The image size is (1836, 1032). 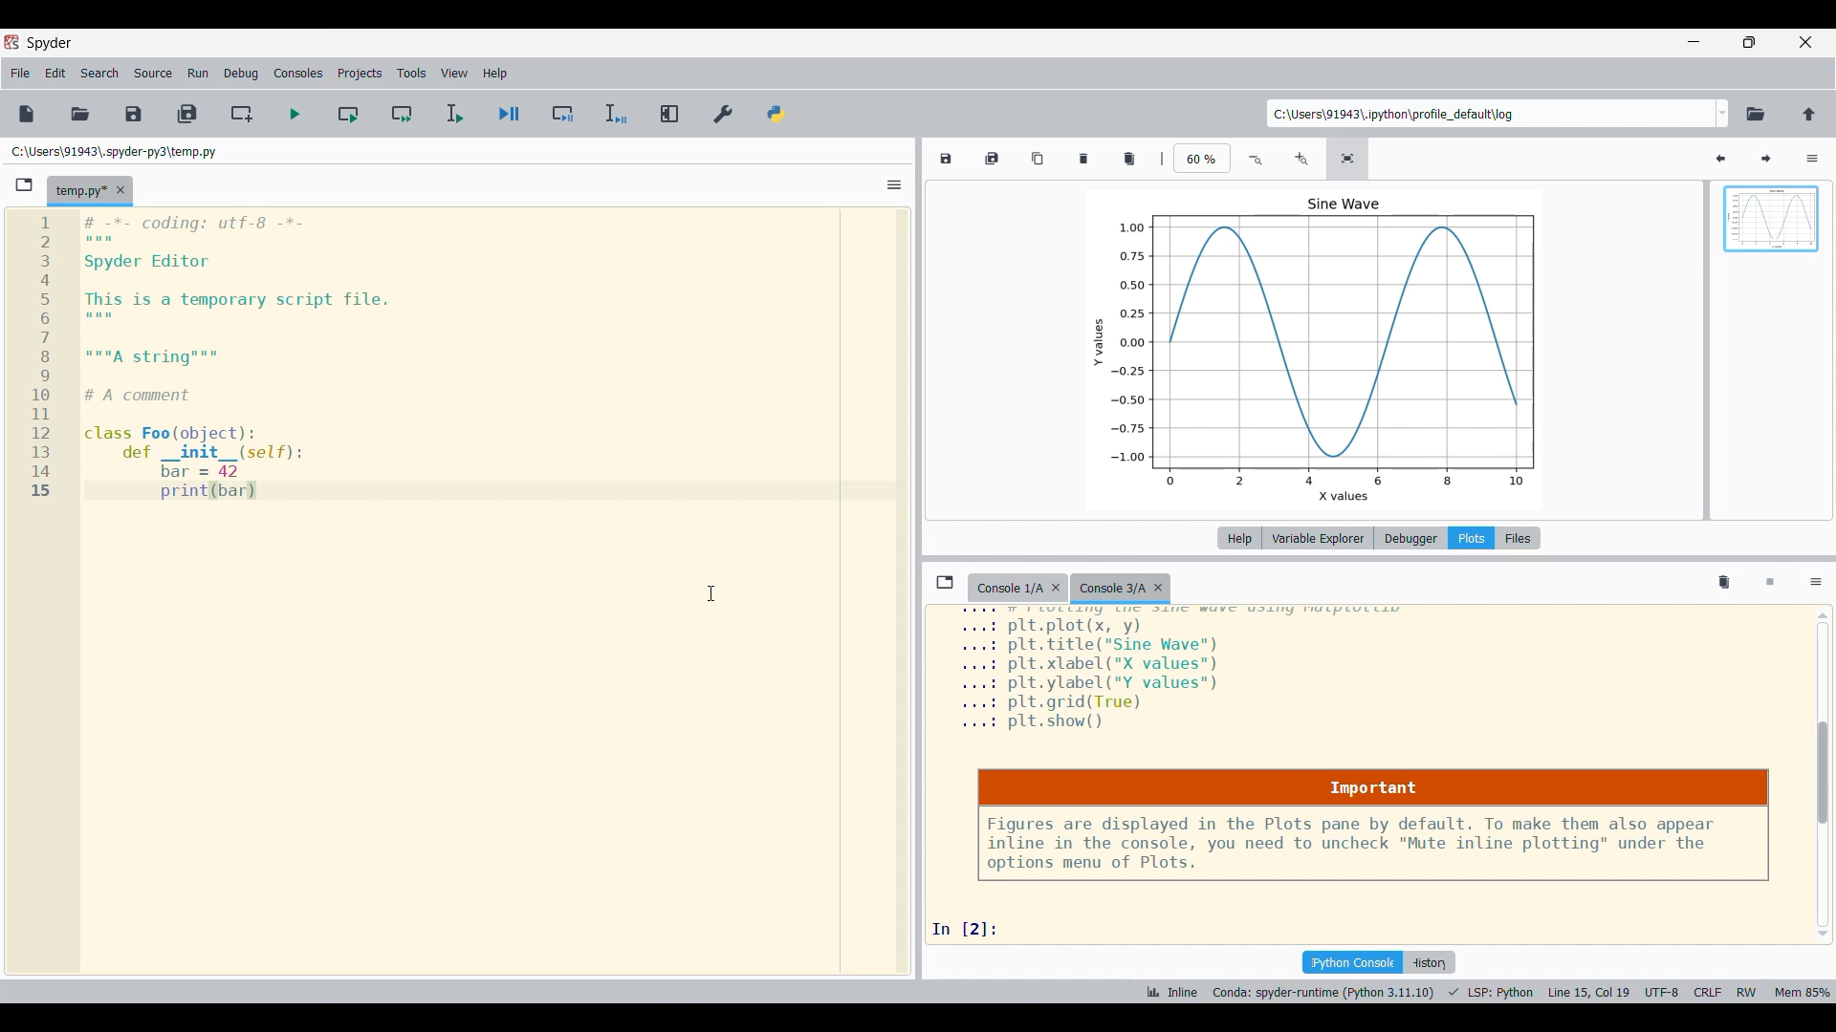 What do you see at coordinates (101, 74) in the screenshot?
I see `Search menu` at bounding box center [101, 74].